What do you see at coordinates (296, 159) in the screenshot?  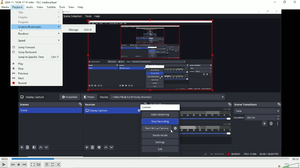 I see `00:10` at bounding box center [296, 159].